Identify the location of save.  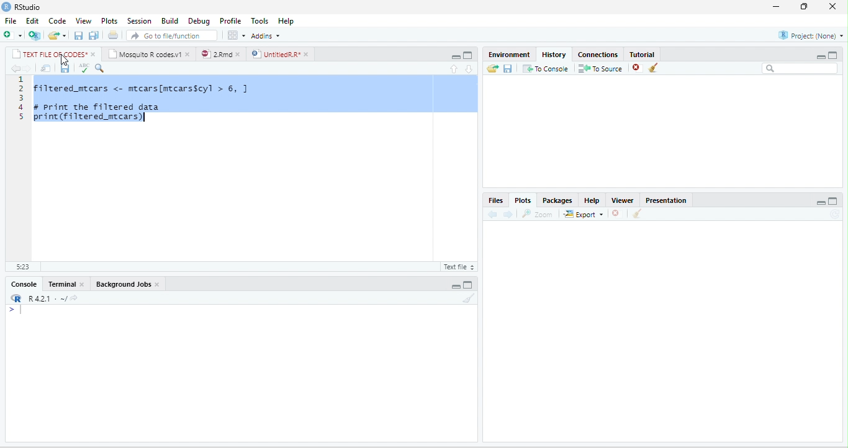
(78, 36).